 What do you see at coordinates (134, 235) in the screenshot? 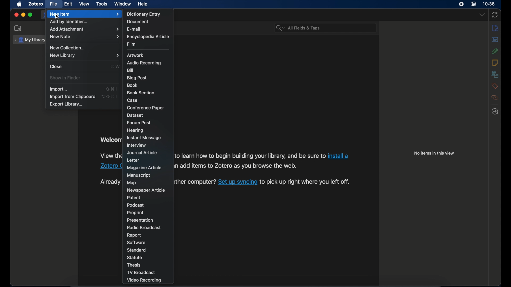
I see `report` at bounding box center [134, 235].